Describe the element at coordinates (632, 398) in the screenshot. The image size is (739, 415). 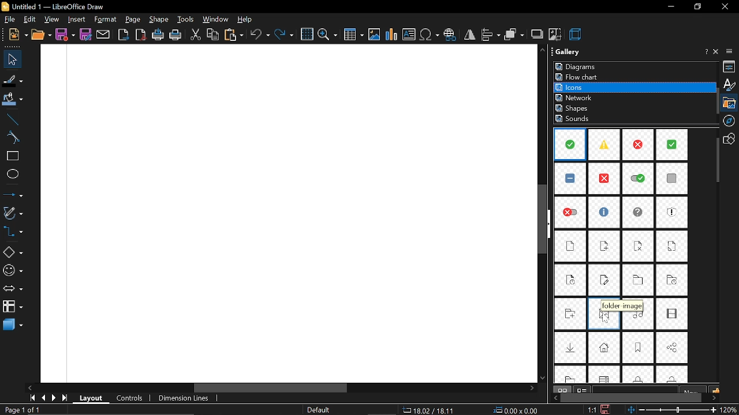
I see `horizontal scrollbar` at that location.